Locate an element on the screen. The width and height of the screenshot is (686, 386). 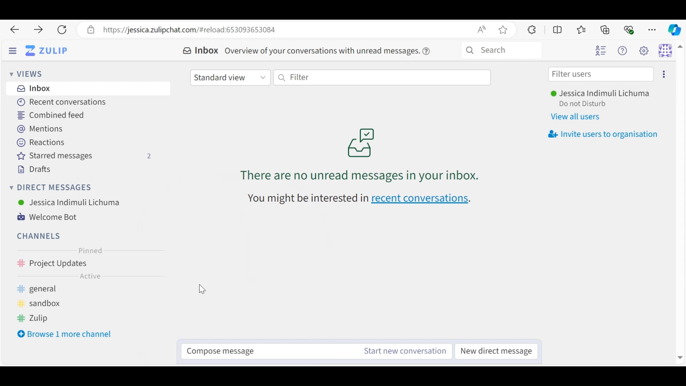
sandbox is located at coordinates (41, 303).